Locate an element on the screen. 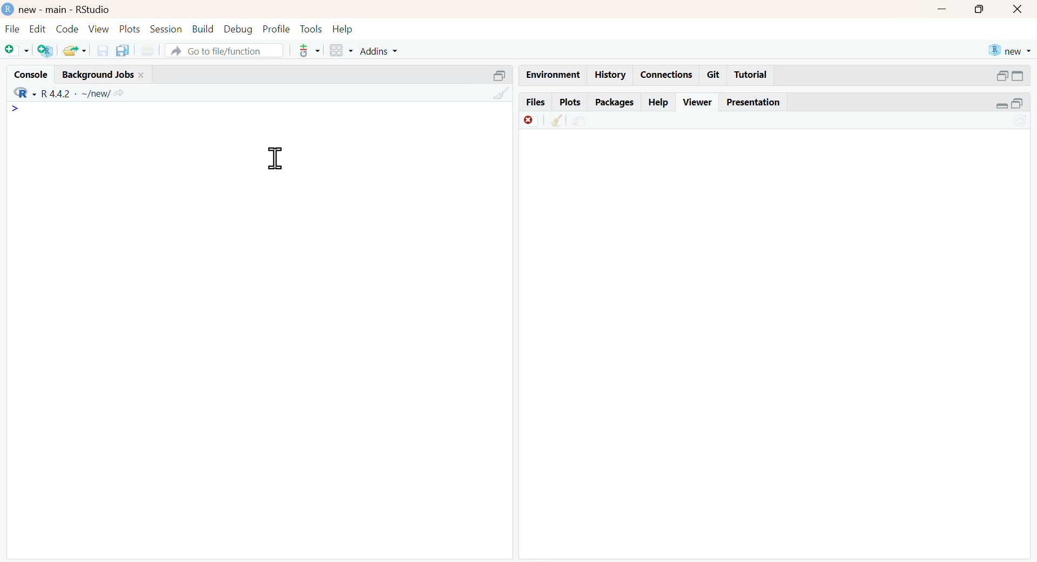 The image size is (1037, 562). Files is located at coordinates (532, 101).